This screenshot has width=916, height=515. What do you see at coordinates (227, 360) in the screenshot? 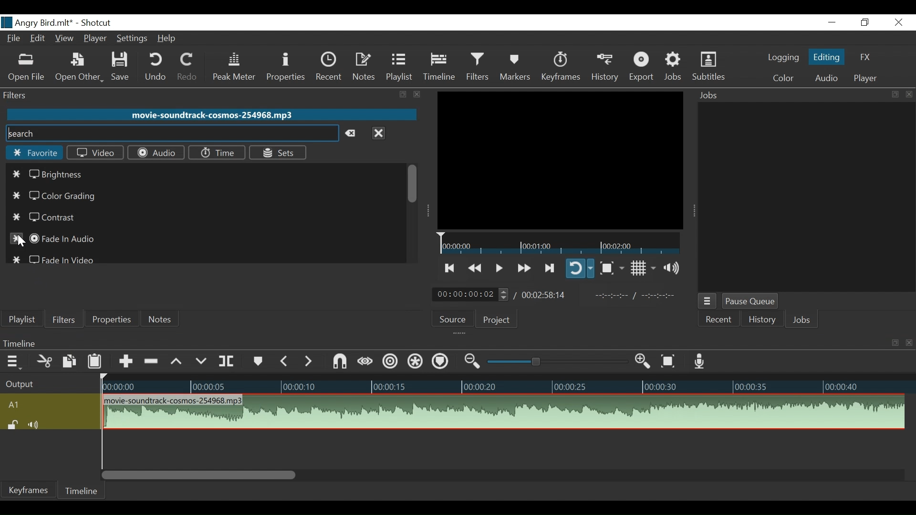
I see `Split at playhead` at bounding box center [227, 360].